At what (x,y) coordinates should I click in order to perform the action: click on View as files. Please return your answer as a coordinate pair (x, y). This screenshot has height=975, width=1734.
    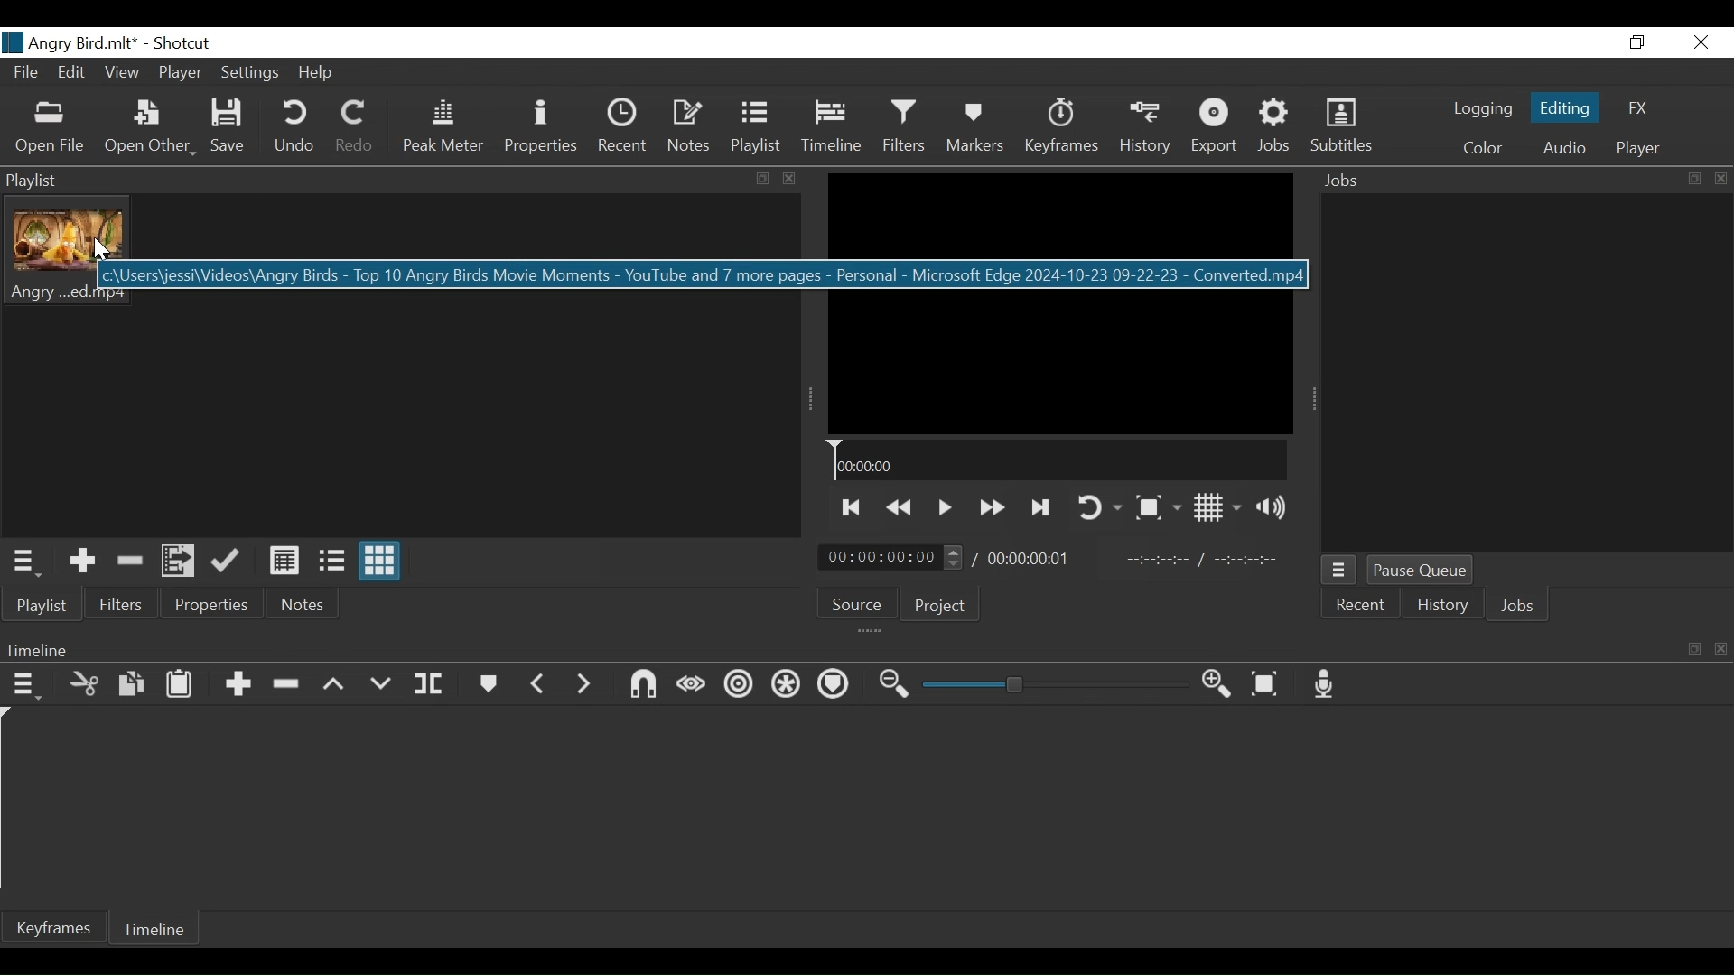
    Looking at the image, I should click on (330, 560).